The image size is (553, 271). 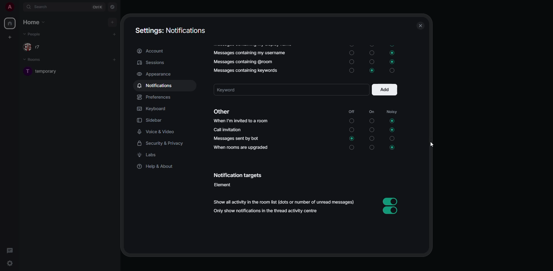 What do you see at coordinates (112, 7) in the screenshot?
I see `navigator` at bounding box center [112, 7].